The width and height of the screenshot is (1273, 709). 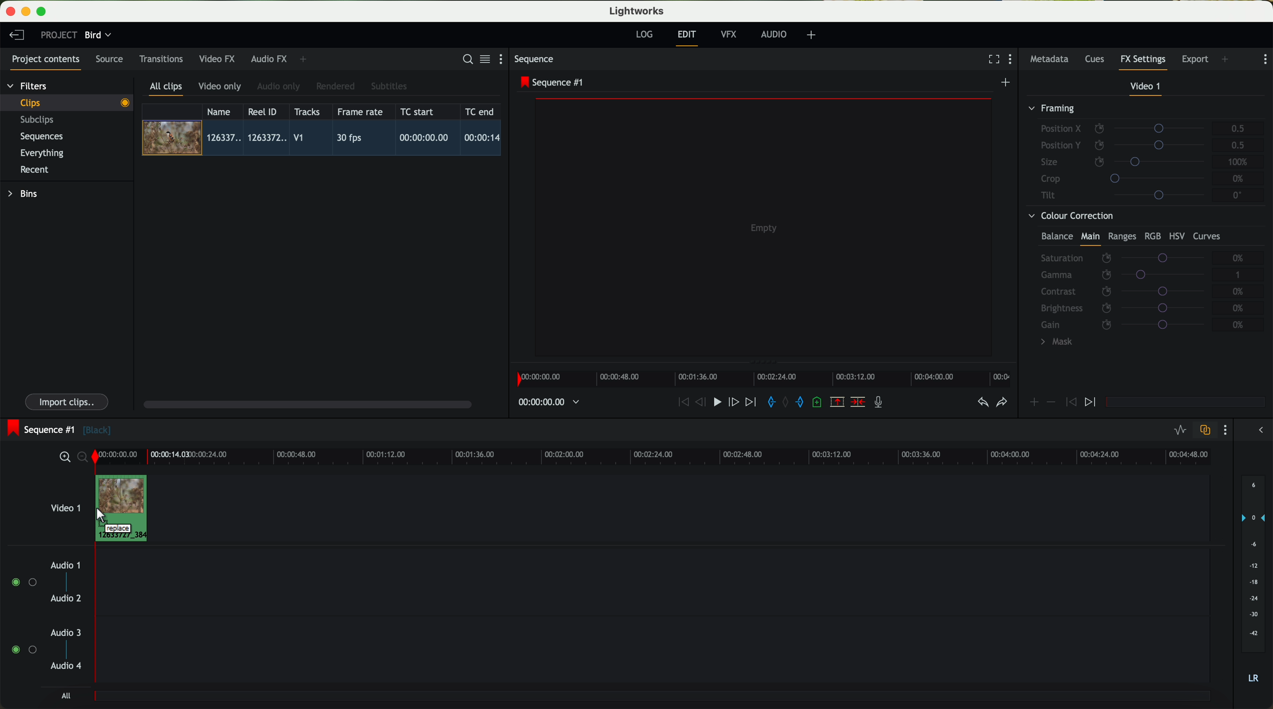 What do you see at coordinates (66, 696) in the screenshot?
I see `all` at bounding box center [66, 696].